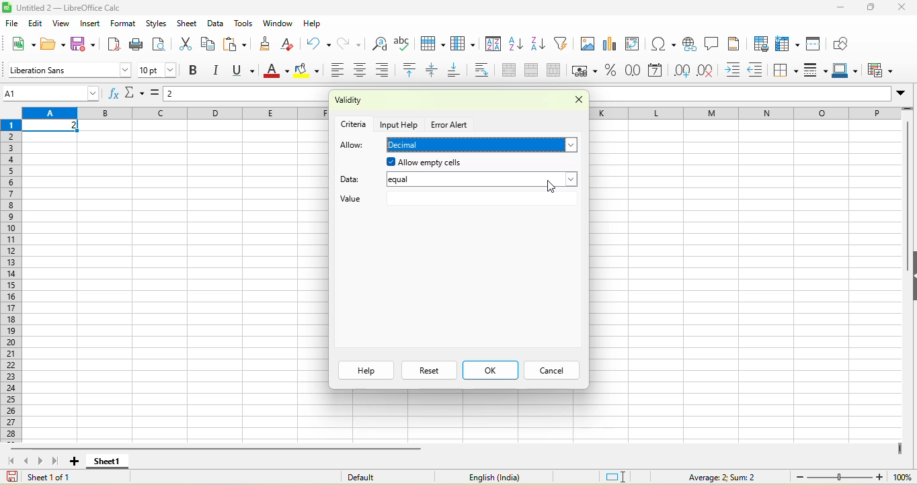 The image size is (917, 485). Describe the element at coordinates (269, 43) in the screenshot. I see `clone formatting` at that location.